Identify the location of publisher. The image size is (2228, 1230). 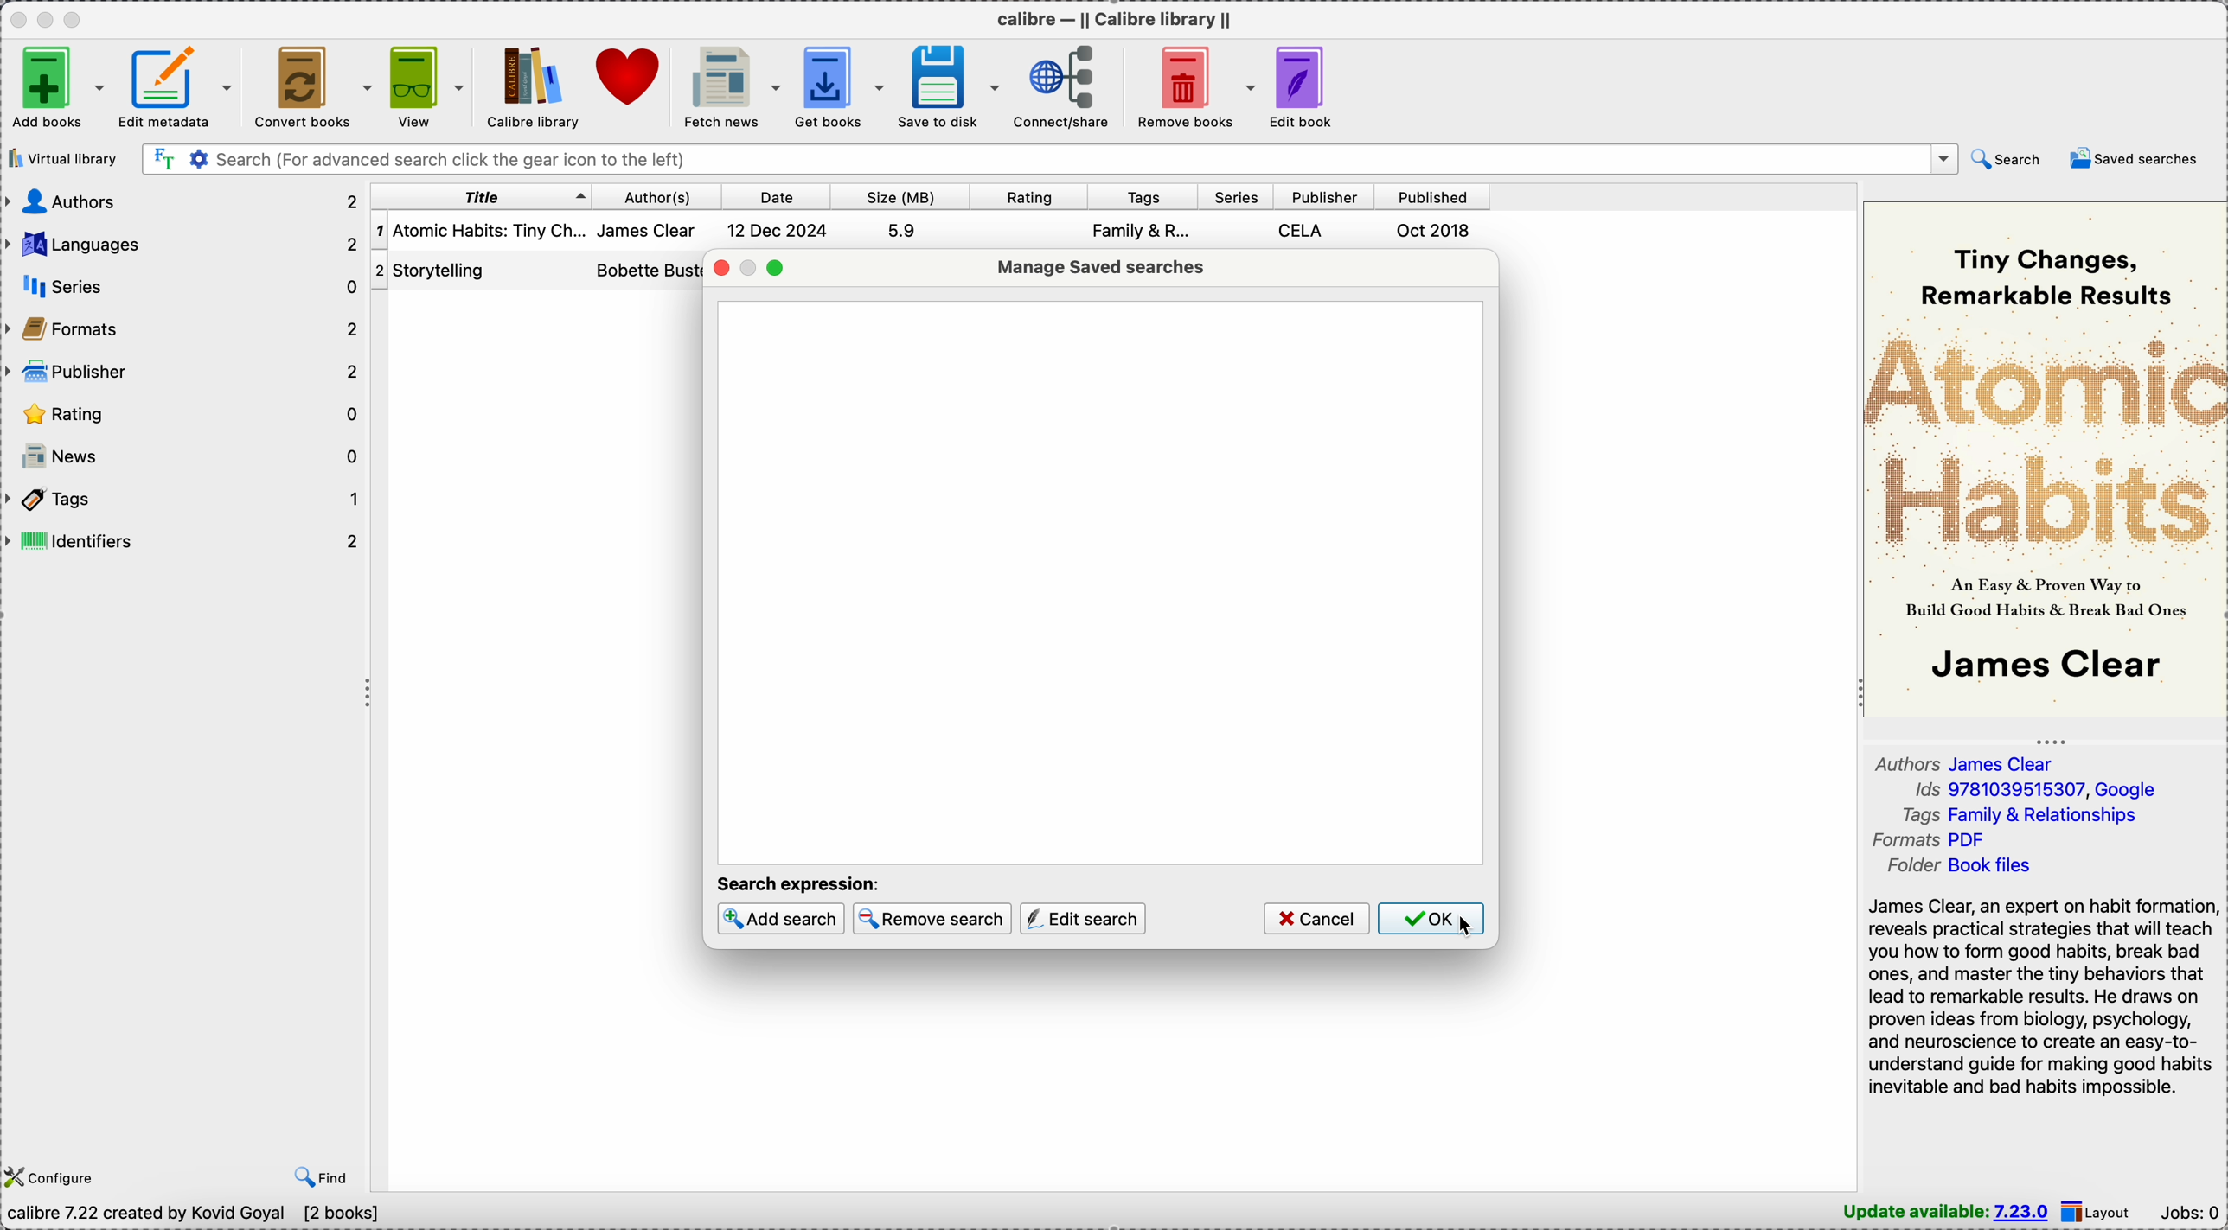
(1322, 198).